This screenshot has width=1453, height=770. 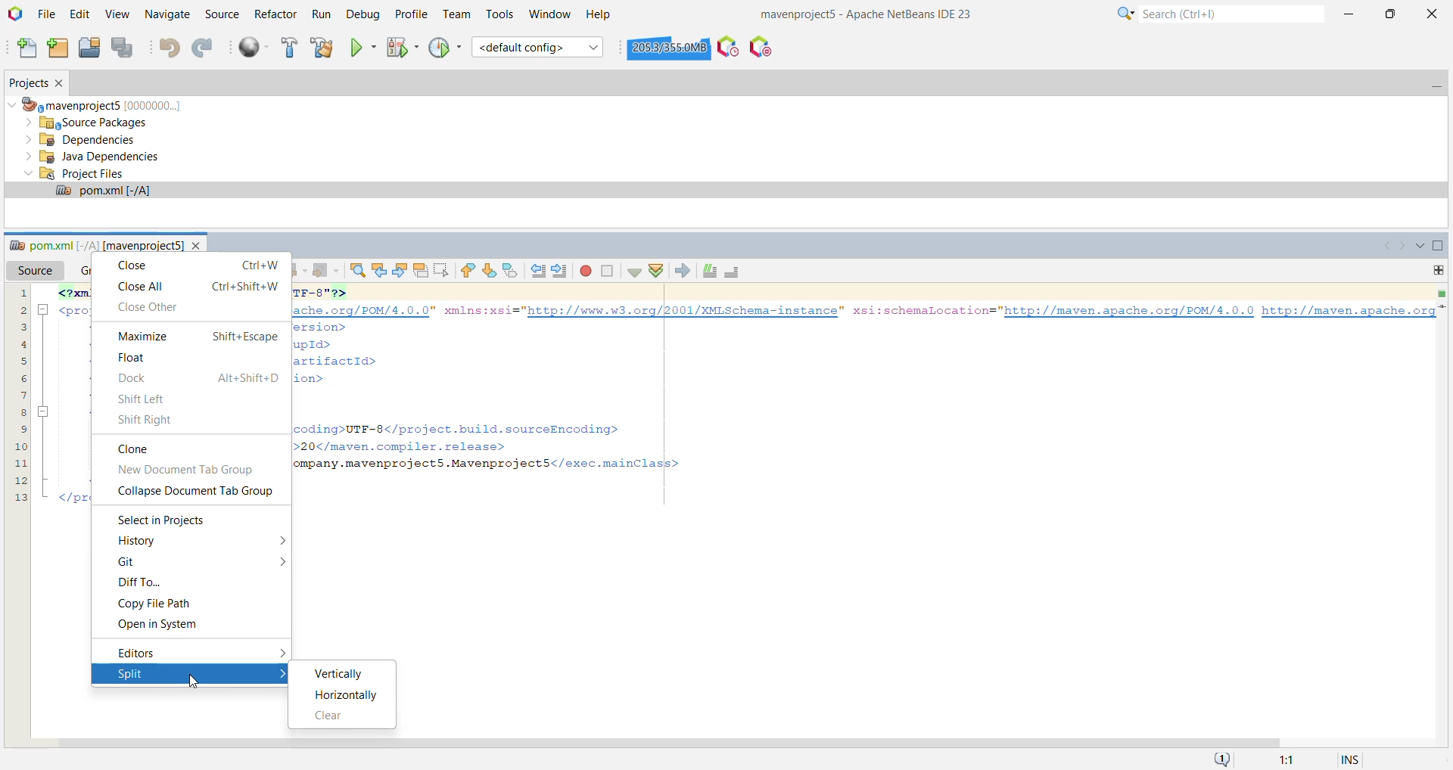 I want to click on Minimize Projects Window, so click(x=1434, y=84).